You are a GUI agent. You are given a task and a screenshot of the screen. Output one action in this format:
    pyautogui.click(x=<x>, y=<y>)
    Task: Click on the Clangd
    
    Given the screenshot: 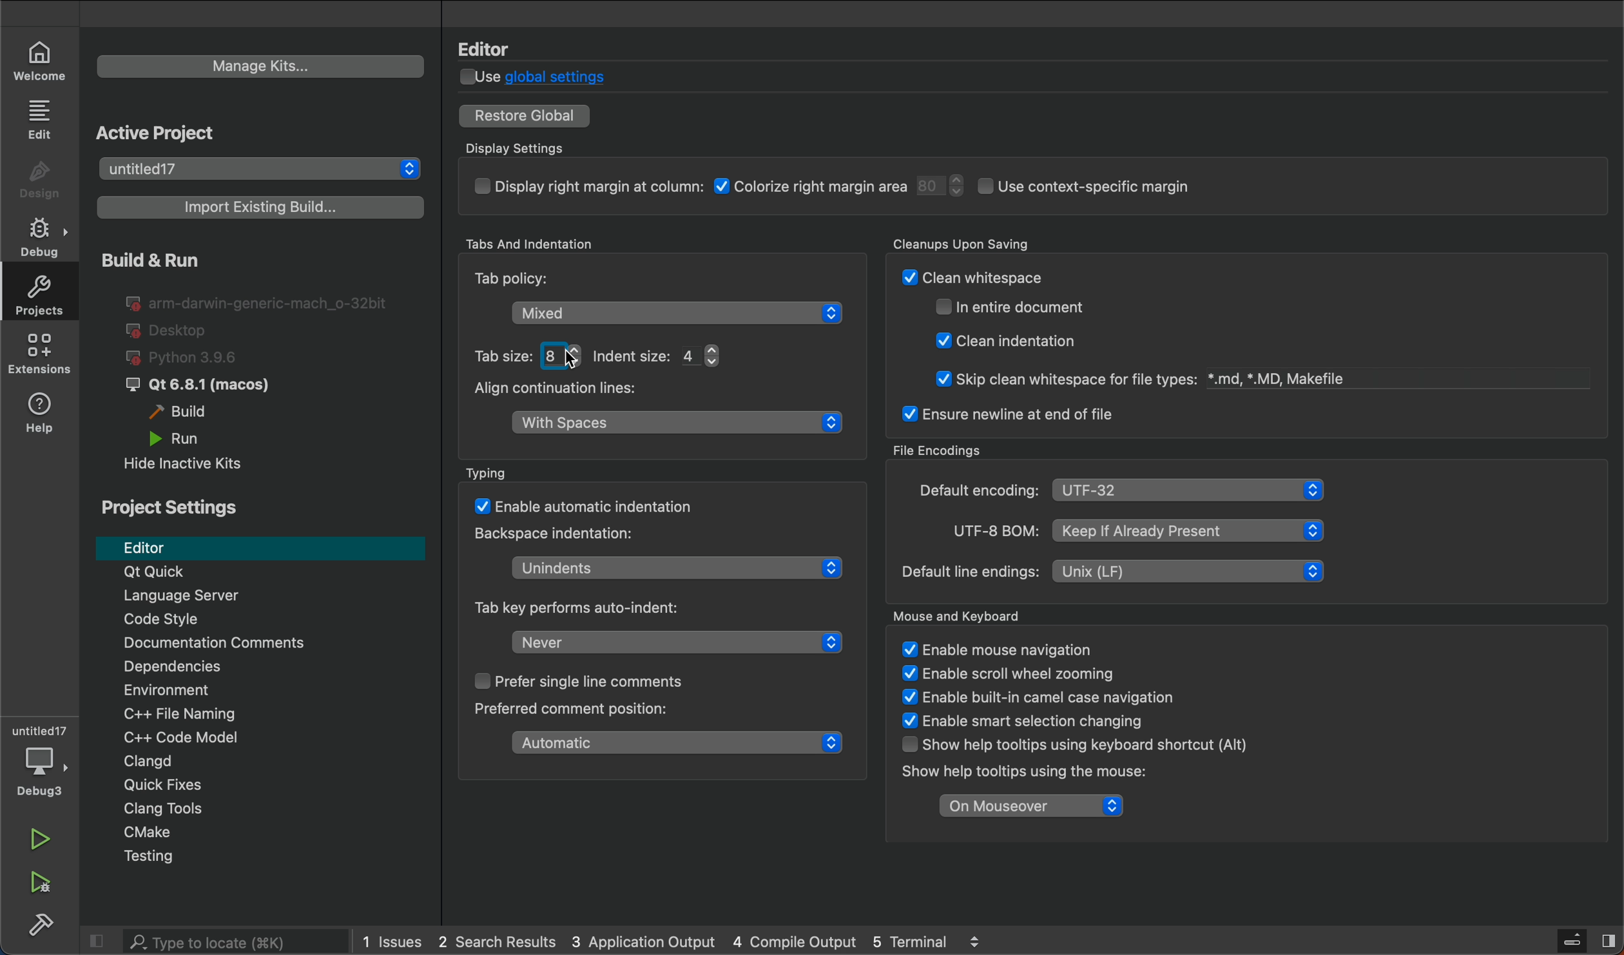 What is the action you would take?
    pyautogui.click(x=273, y=763)
    